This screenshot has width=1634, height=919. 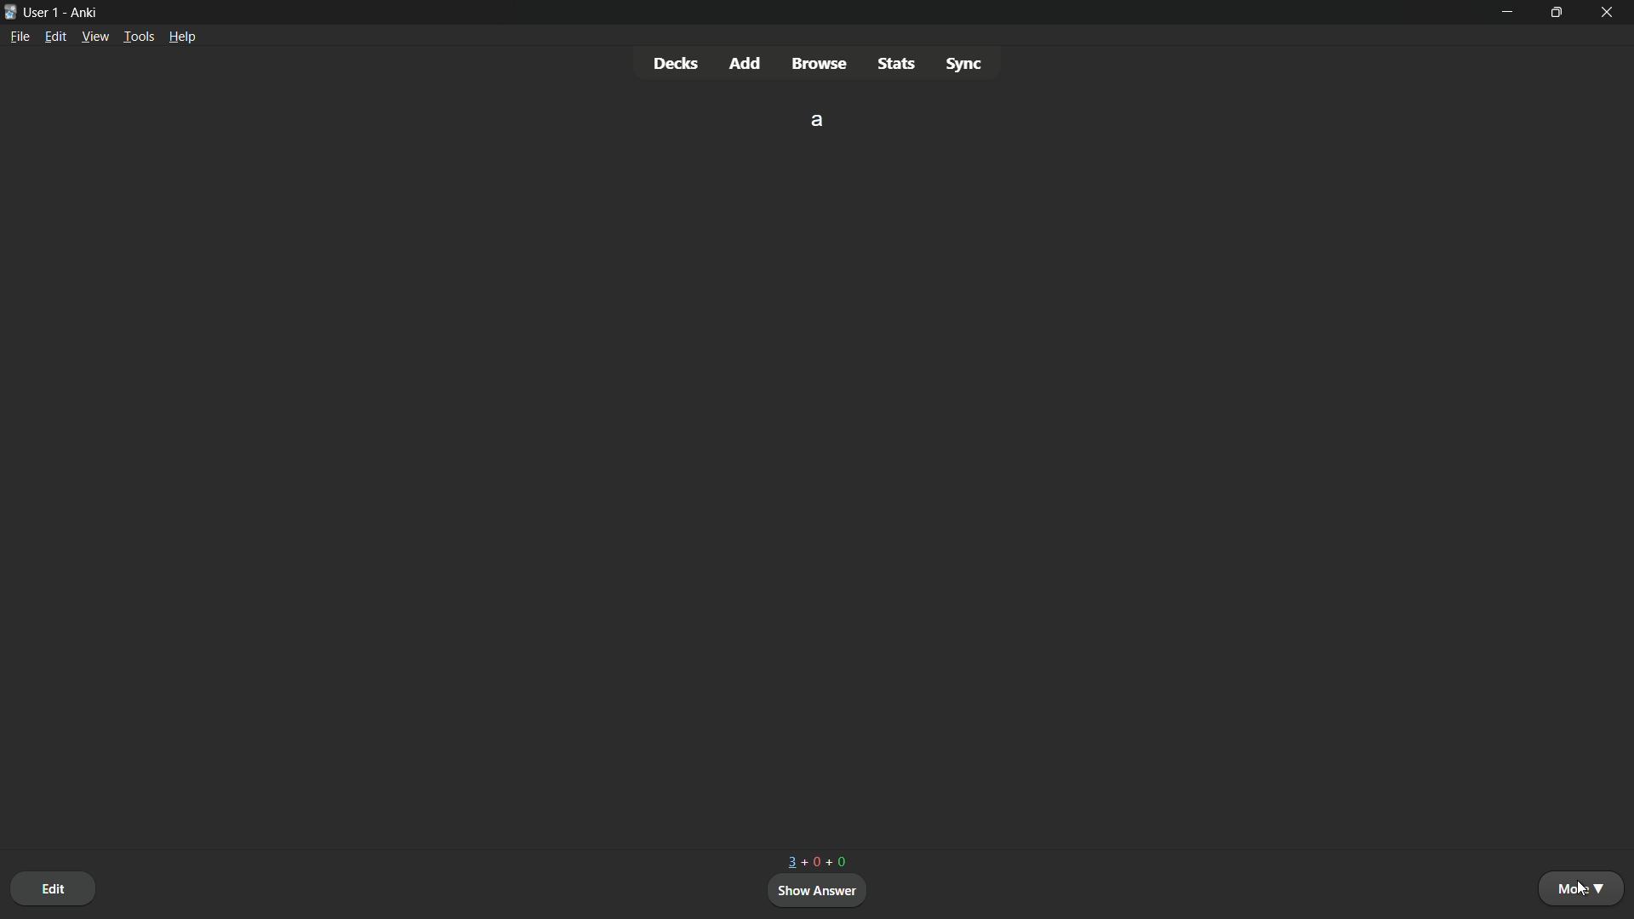 What do you see at coordinates (811, 861) in the screenshot?
I see `+0` at bounding box center [811, 861].